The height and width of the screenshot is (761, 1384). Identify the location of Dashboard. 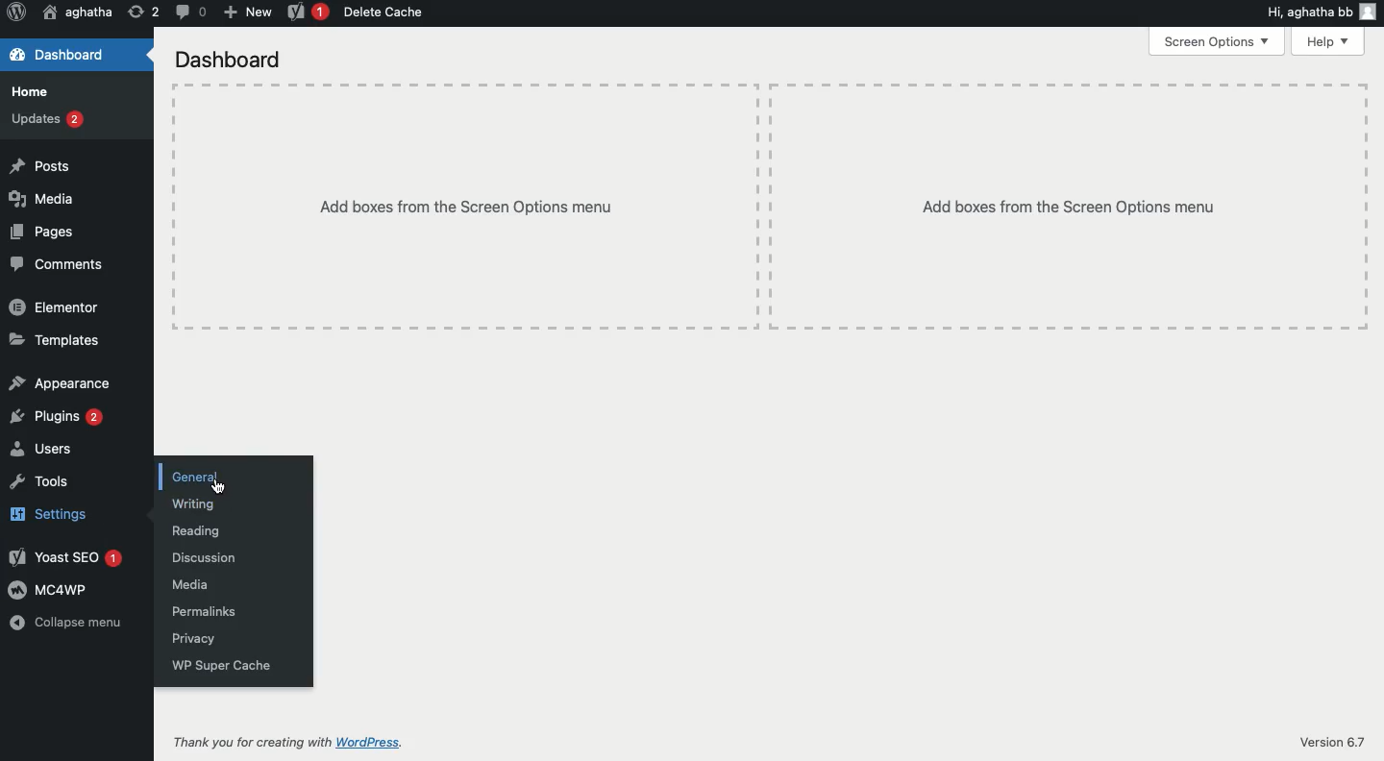
(228, 61).